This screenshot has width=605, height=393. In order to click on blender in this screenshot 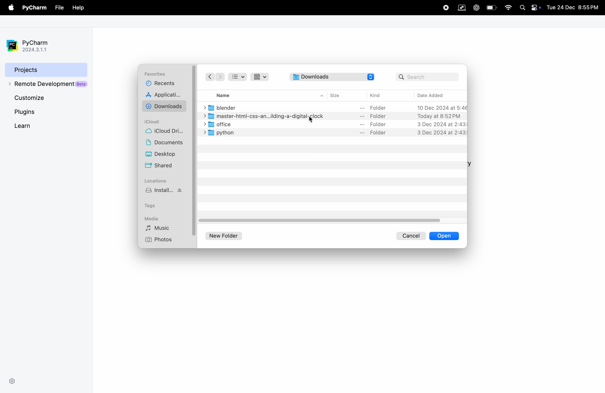, I will do `click(335, 107)`.